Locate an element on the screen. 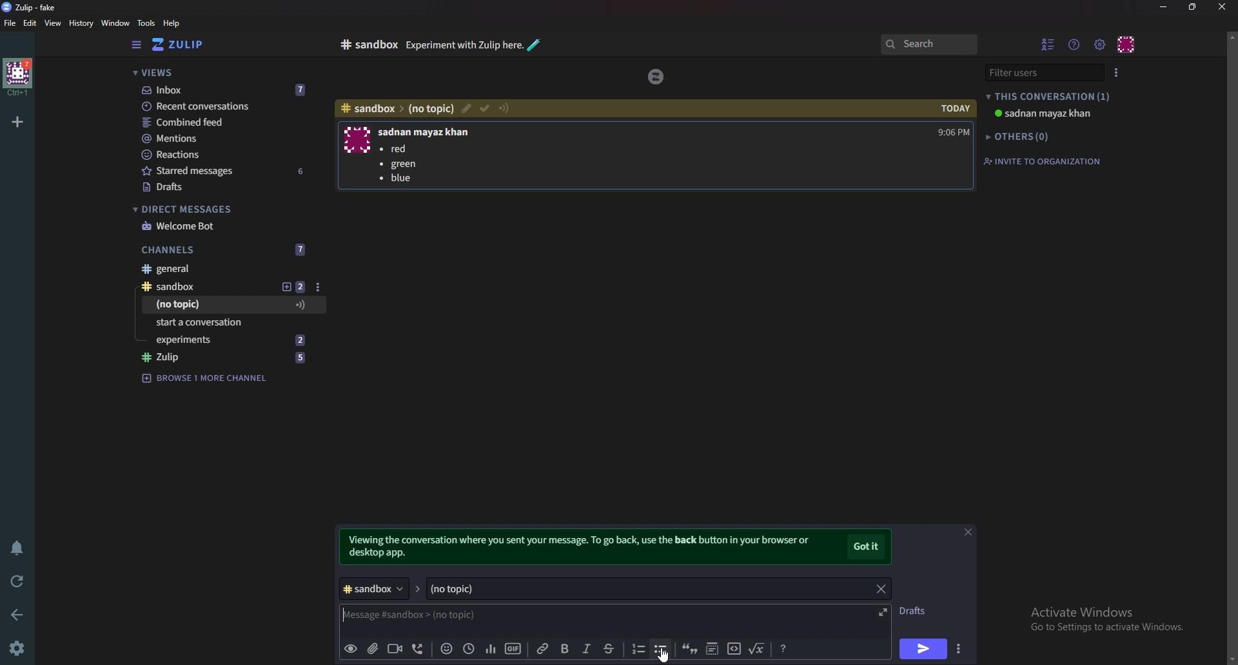 The image size is (1238, 665). zulip is located at coordinates (658, 75).